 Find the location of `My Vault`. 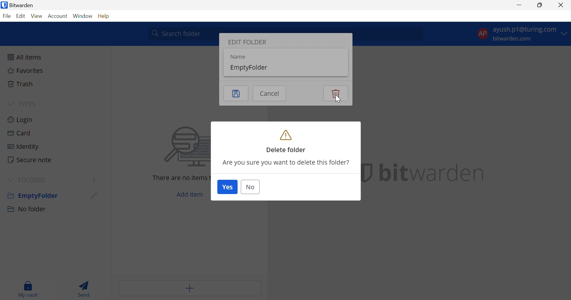

My Vault is located at coordinates (28, 289).